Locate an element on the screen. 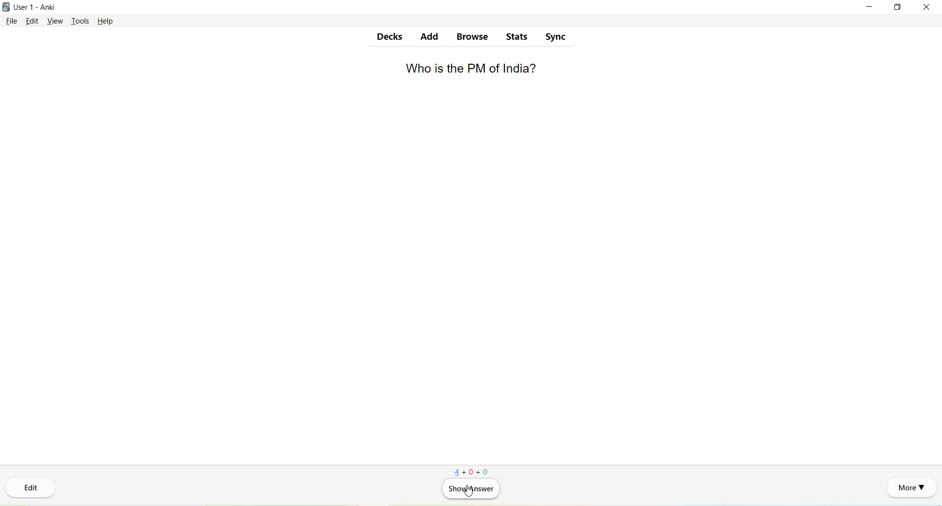  View is located at coordinates (55, 21).